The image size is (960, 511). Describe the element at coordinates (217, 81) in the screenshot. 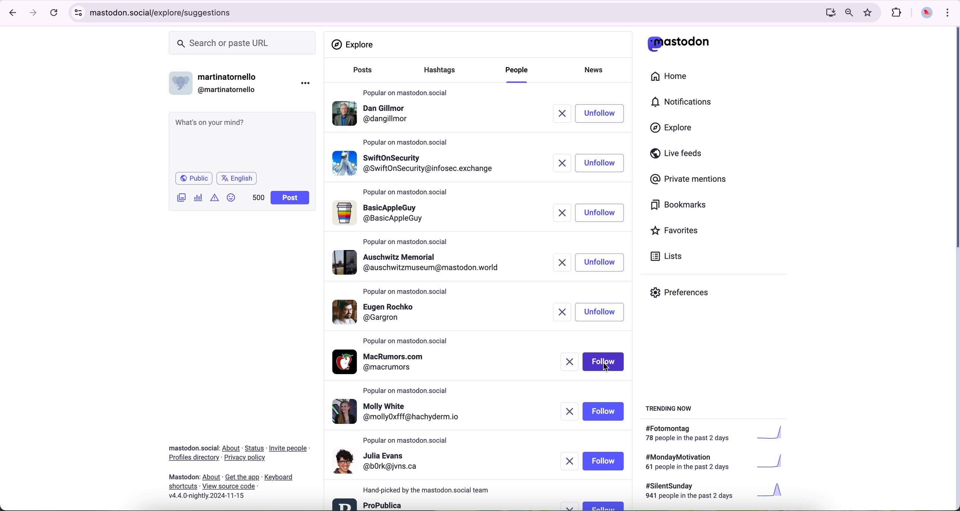

I see `username` at that location.